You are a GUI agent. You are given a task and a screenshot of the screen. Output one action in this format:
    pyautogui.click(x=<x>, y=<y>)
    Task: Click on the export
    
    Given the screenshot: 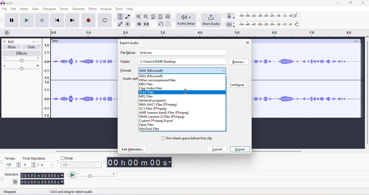 What is the action you would take?
    pyautogui.click(x=239, y=149)
    